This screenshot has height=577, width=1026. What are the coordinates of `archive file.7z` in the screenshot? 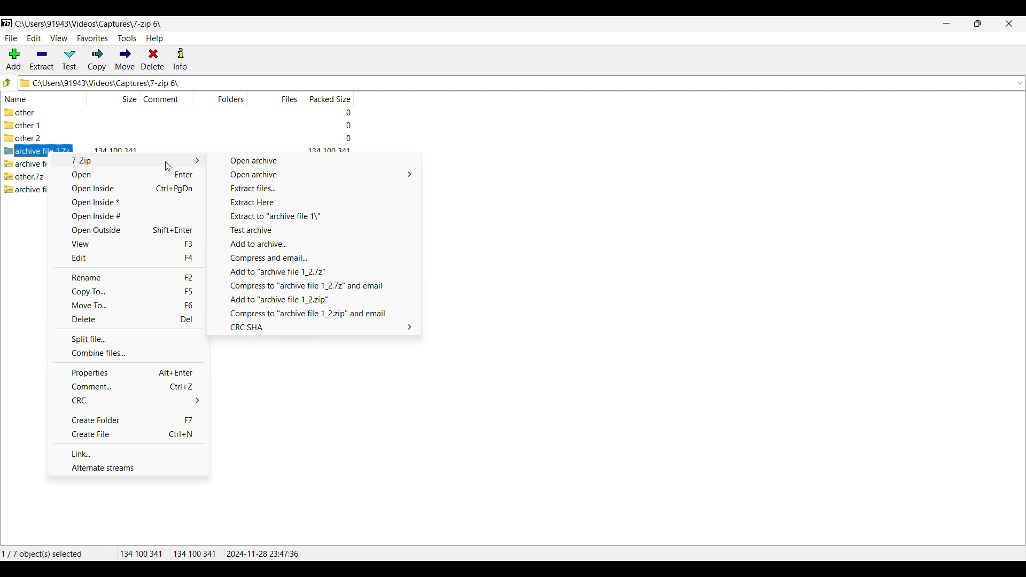 It's located at (25, 163).